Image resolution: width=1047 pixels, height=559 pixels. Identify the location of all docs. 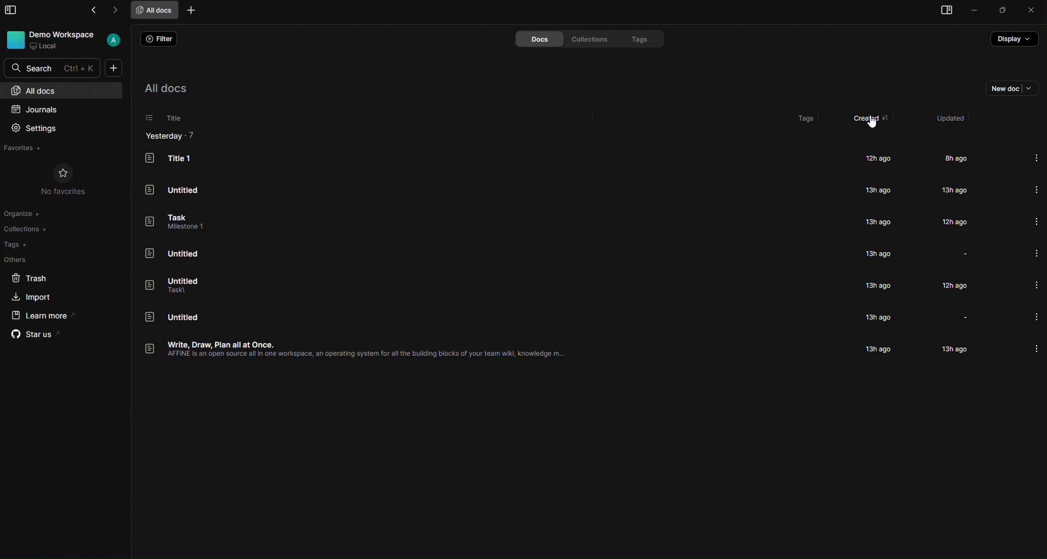
(170, 87).